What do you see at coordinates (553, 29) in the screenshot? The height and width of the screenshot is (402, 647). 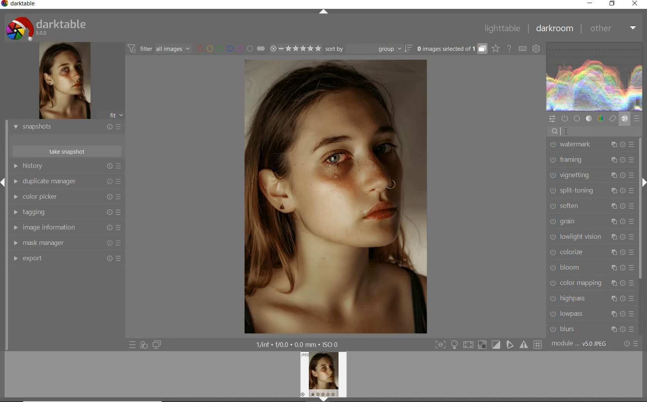 I see `darkroom` at bounding box center [553, 29].